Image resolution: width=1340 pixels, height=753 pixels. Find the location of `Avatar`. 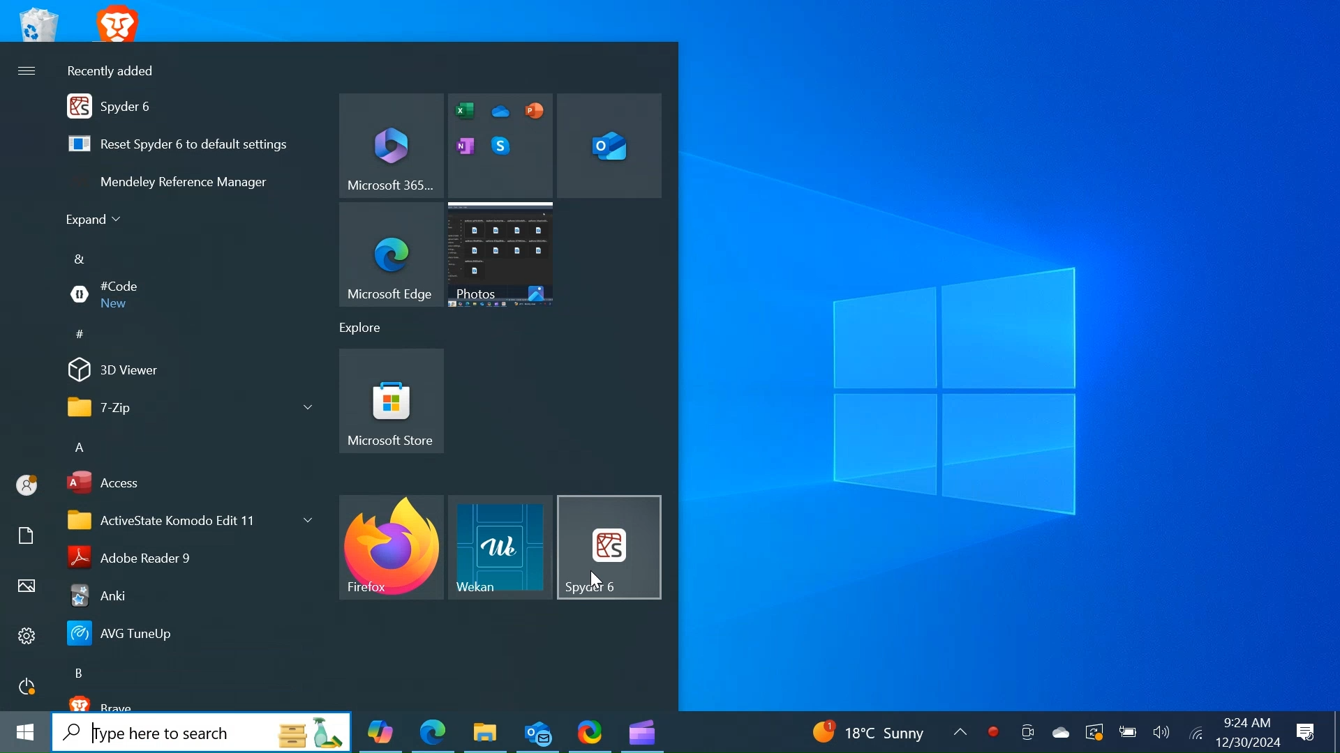

Avatar is located at coordinates (28, 487).